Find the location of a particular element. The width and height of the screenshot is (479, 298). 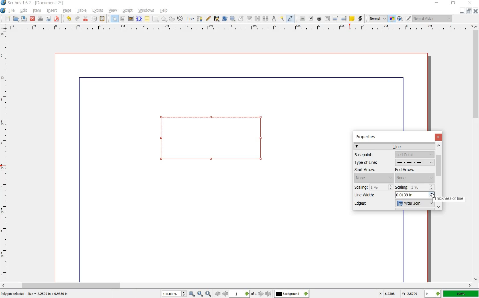

EDIT is located at coordinates (23, 11).